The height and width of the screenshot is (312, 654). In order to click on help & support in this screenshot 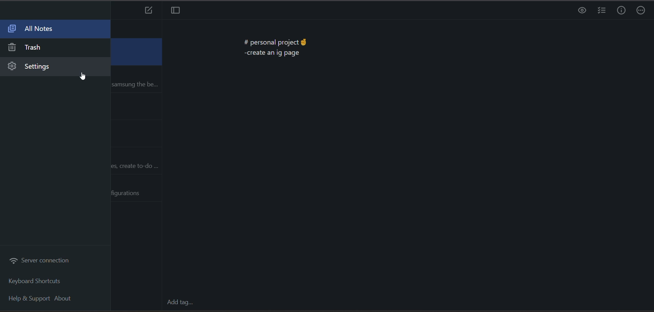, I will do `click(30, 299)`.